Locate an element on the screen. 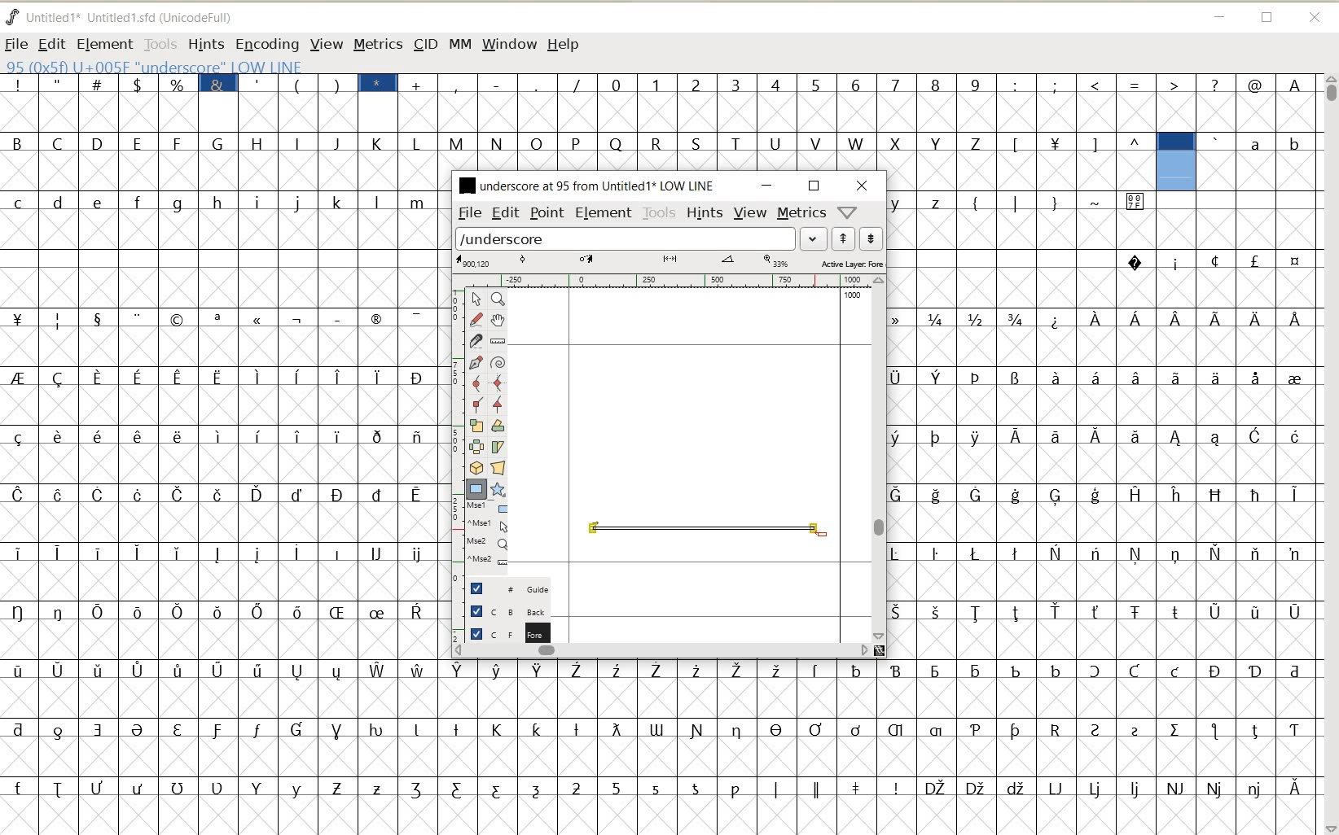 The image size is (1339, 835). load word list is located at coordinates (626, 238).